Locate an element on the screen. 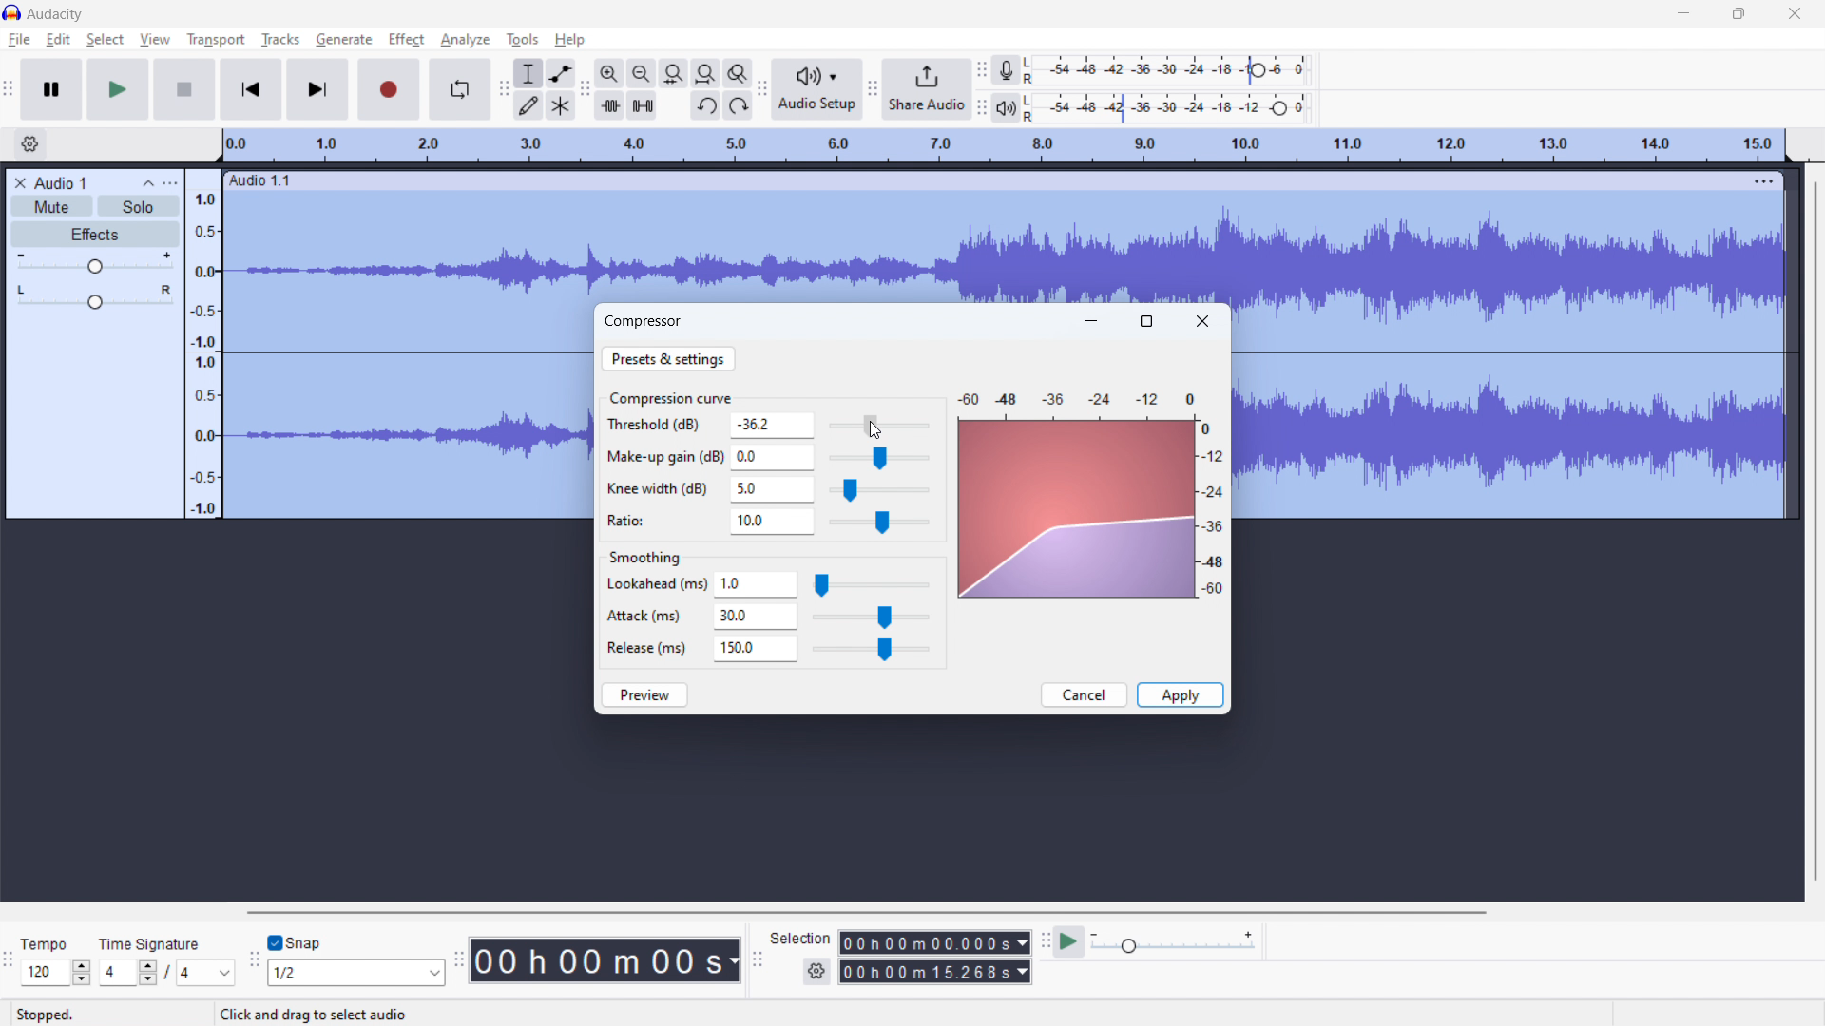   is located at coordinates (503, 88).